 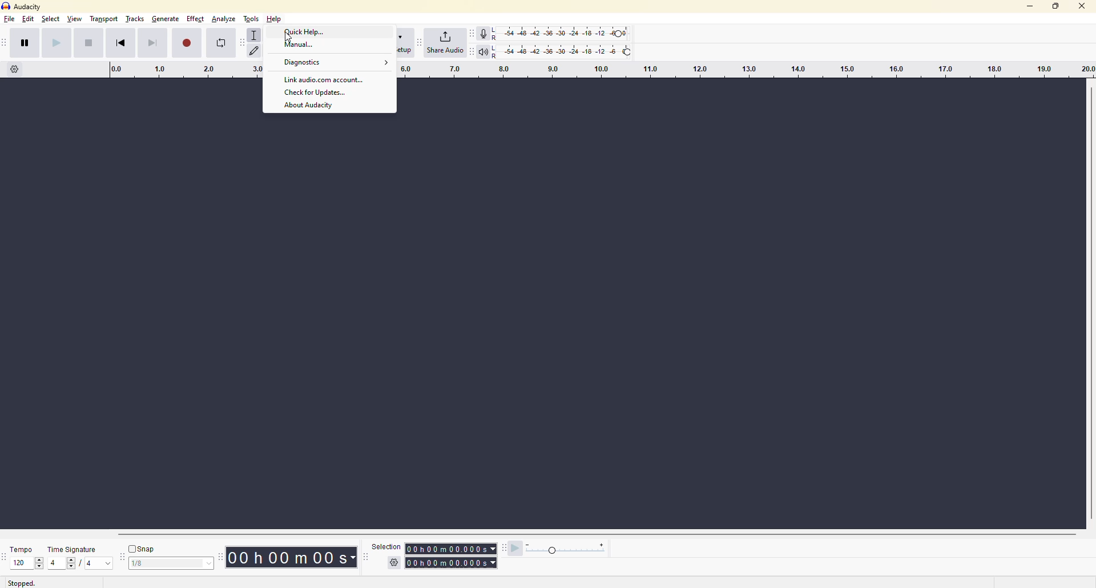 I want to click on click and drag to define a looping region, so click(x=174, y=70).